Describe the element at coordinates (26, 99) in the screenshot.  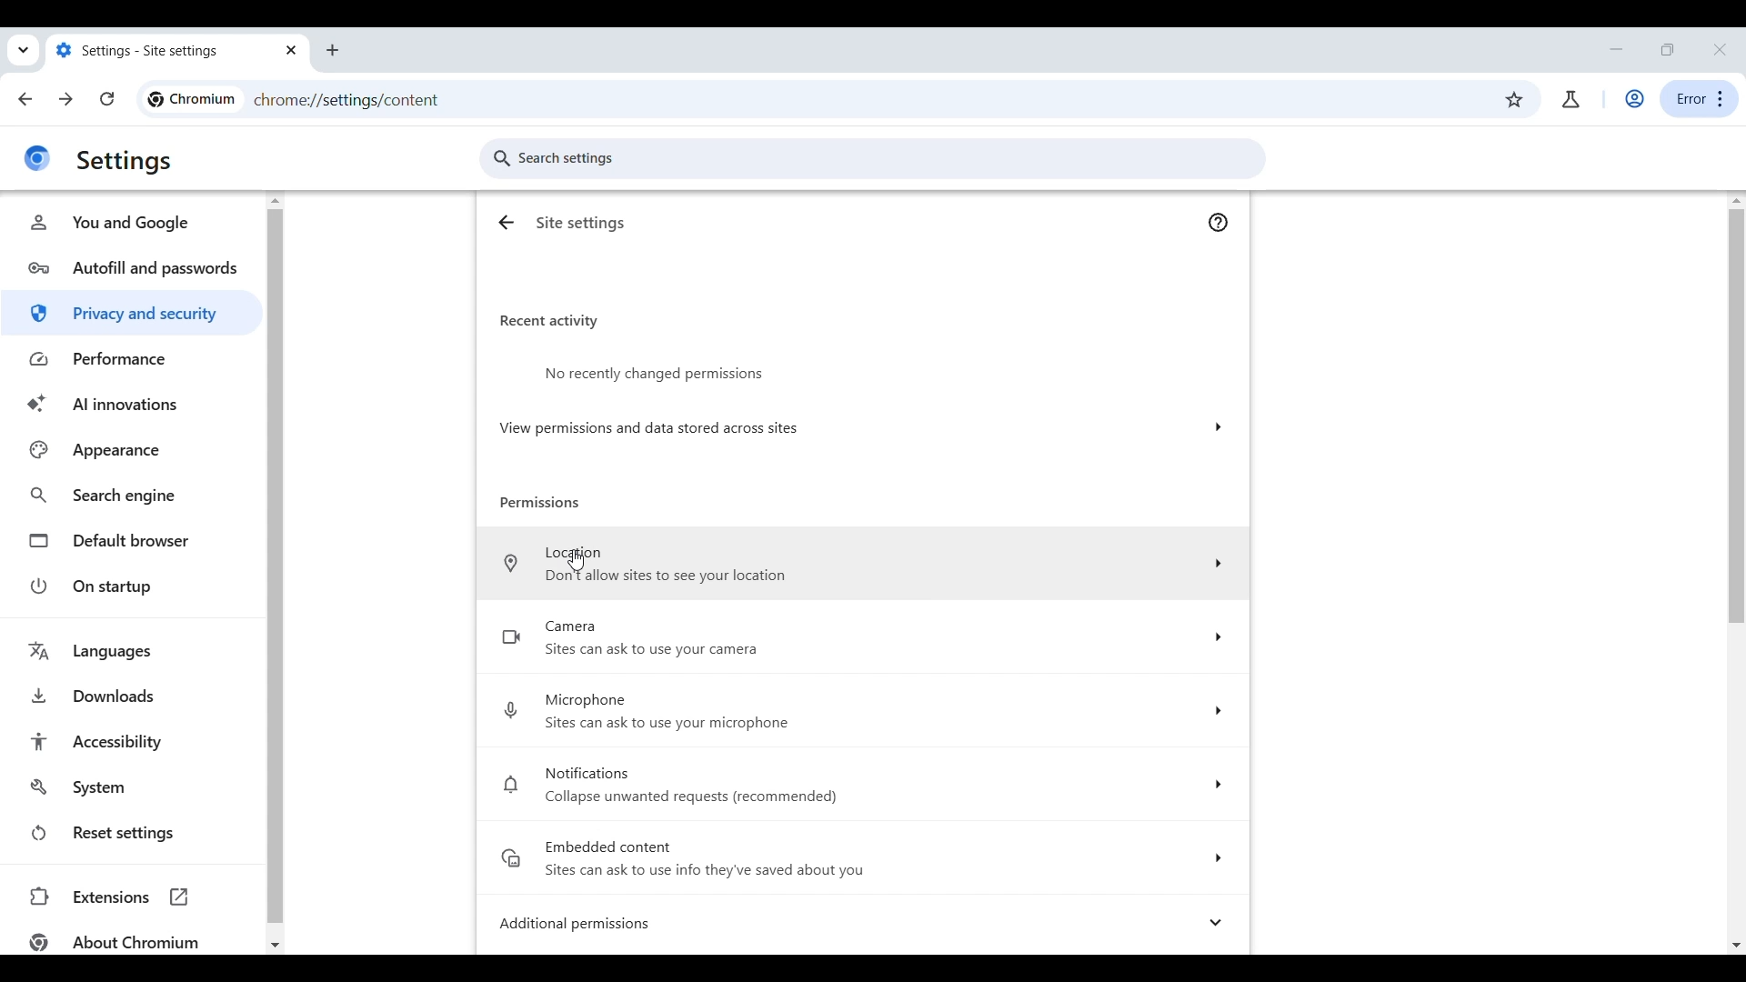
I see `Go back` at that location.